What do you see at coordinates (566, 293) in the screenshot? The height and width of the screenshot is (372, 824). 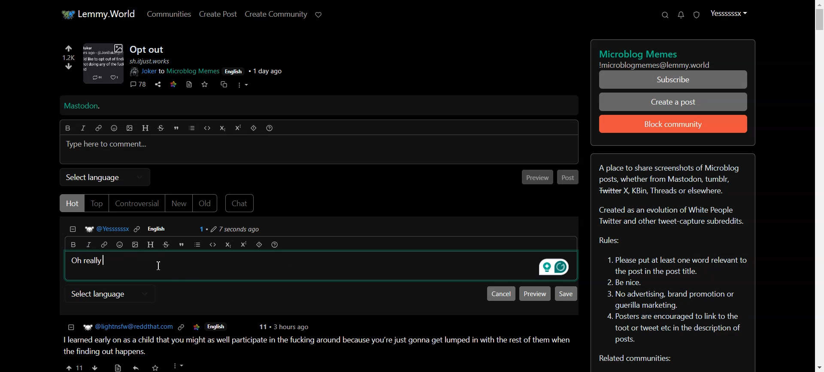 I see `Save` at bounding box center [566, 293].